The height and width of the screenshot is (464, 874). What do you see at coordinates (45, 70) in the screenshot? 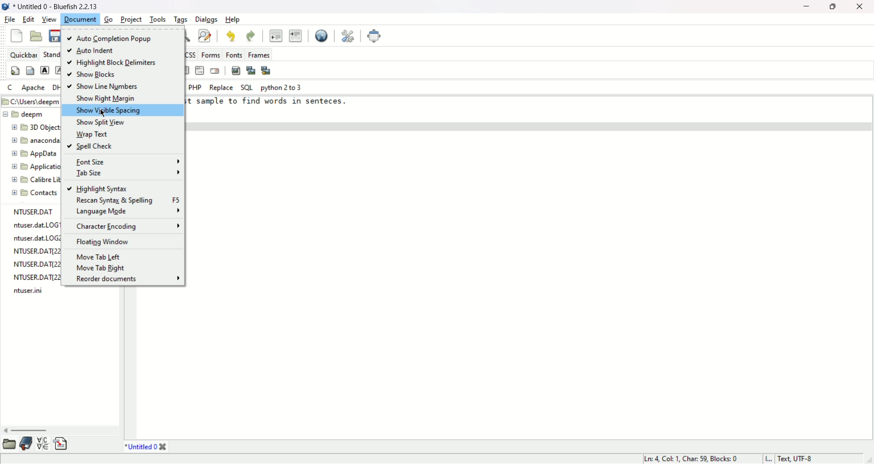
I see `strong` at bounding box center [45, 70].